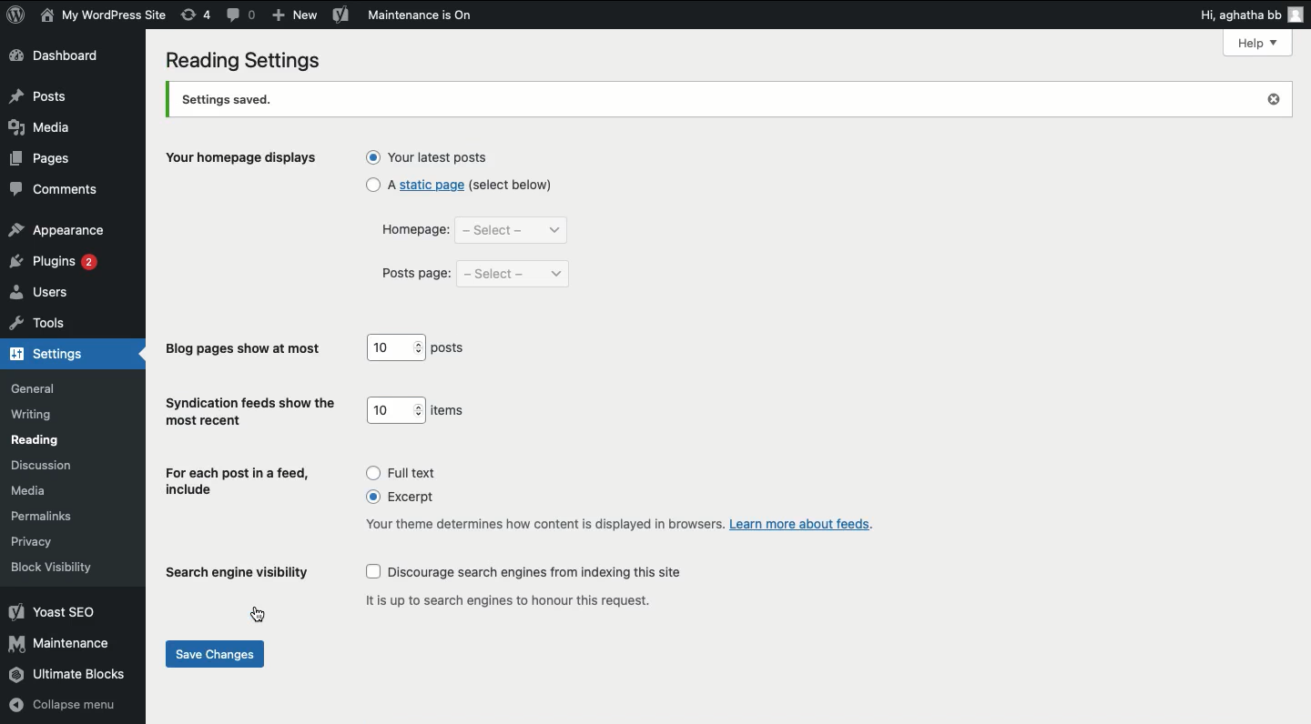  I want to click on homepage, so click(416, 231).